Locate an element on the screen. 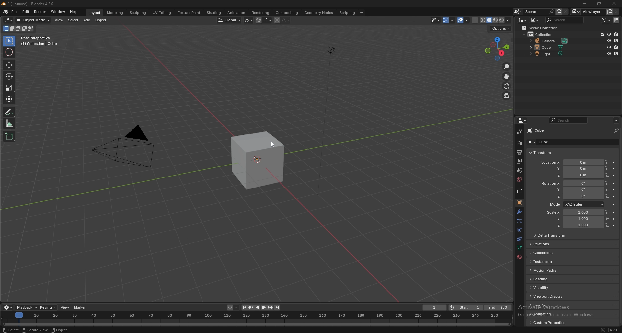 The width and height of the screenshot is (622, 333). show overlays is located at coordinates (464, 20).